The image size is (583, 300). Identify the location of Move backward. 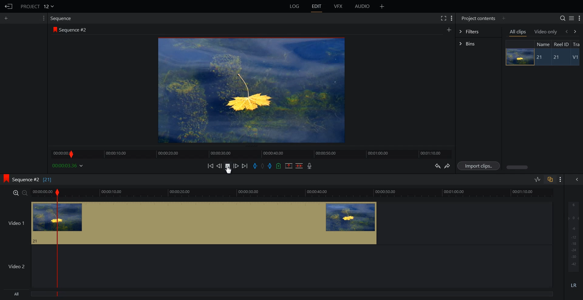
(211, 166).